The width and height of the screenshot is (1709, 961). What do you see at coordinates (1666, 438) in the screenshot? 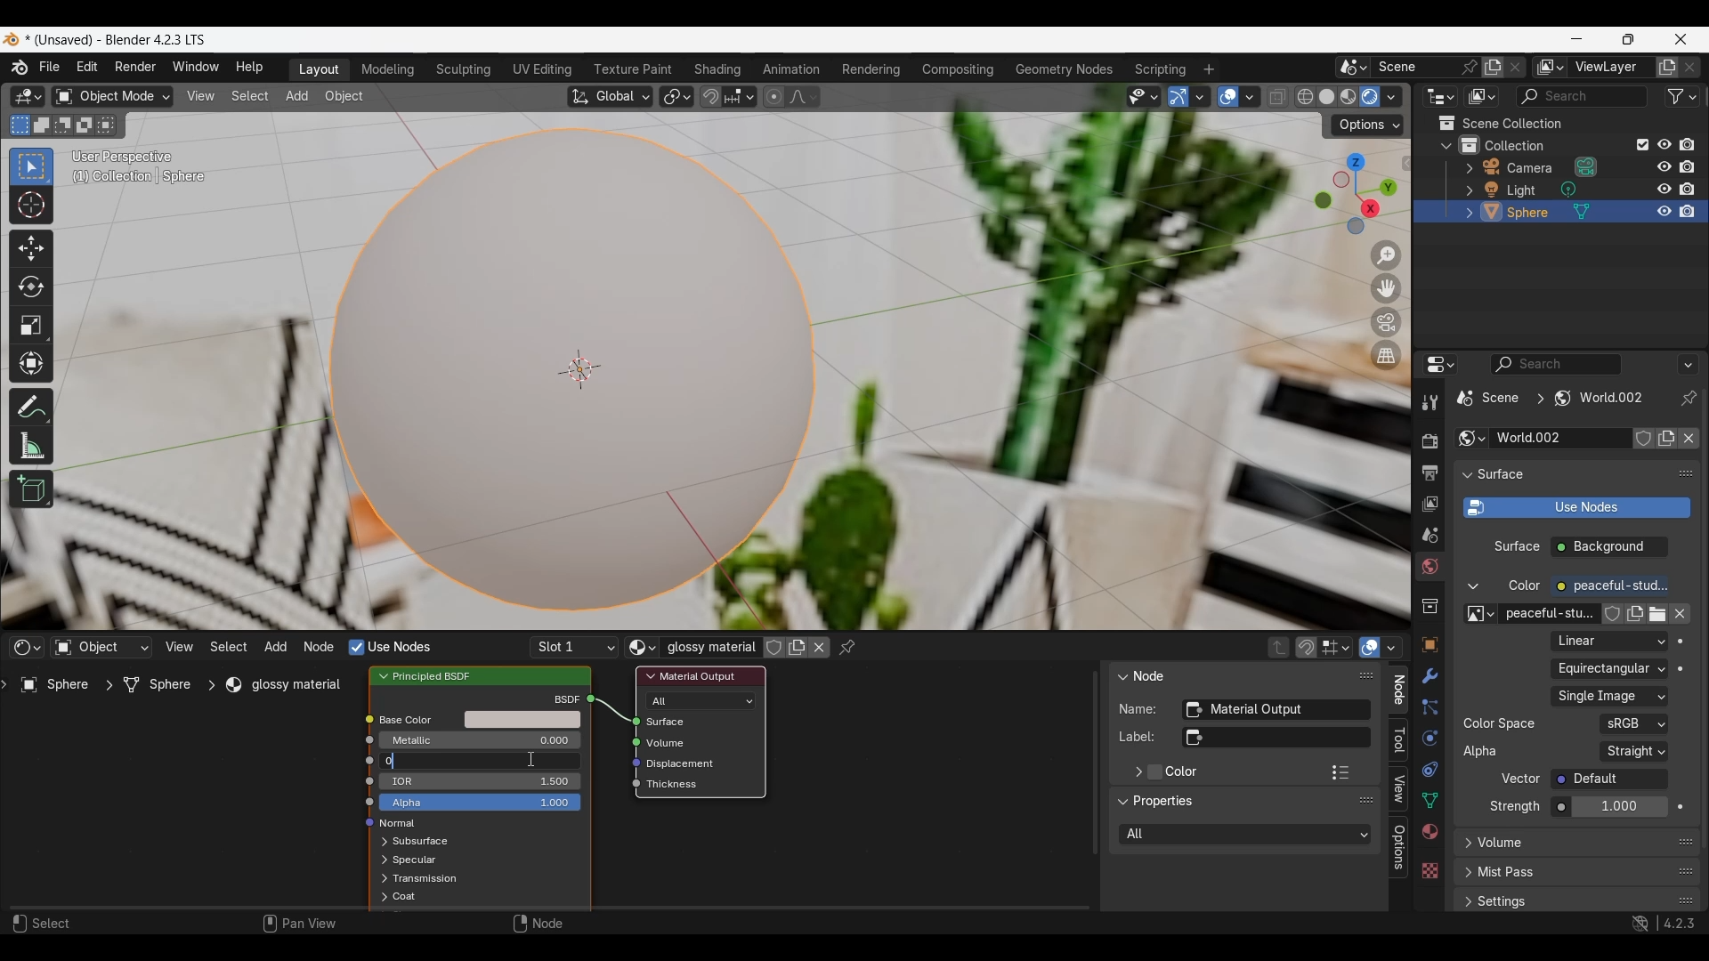
I see `Add new world` at bounding box center [1666, 438].